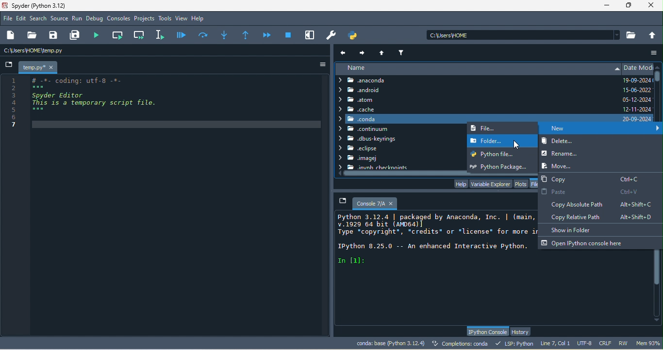 This screenshot has height=350, width=663. Describe the element at coordinates (657, 321) in the screenshot. I see `scroll down` at that location.